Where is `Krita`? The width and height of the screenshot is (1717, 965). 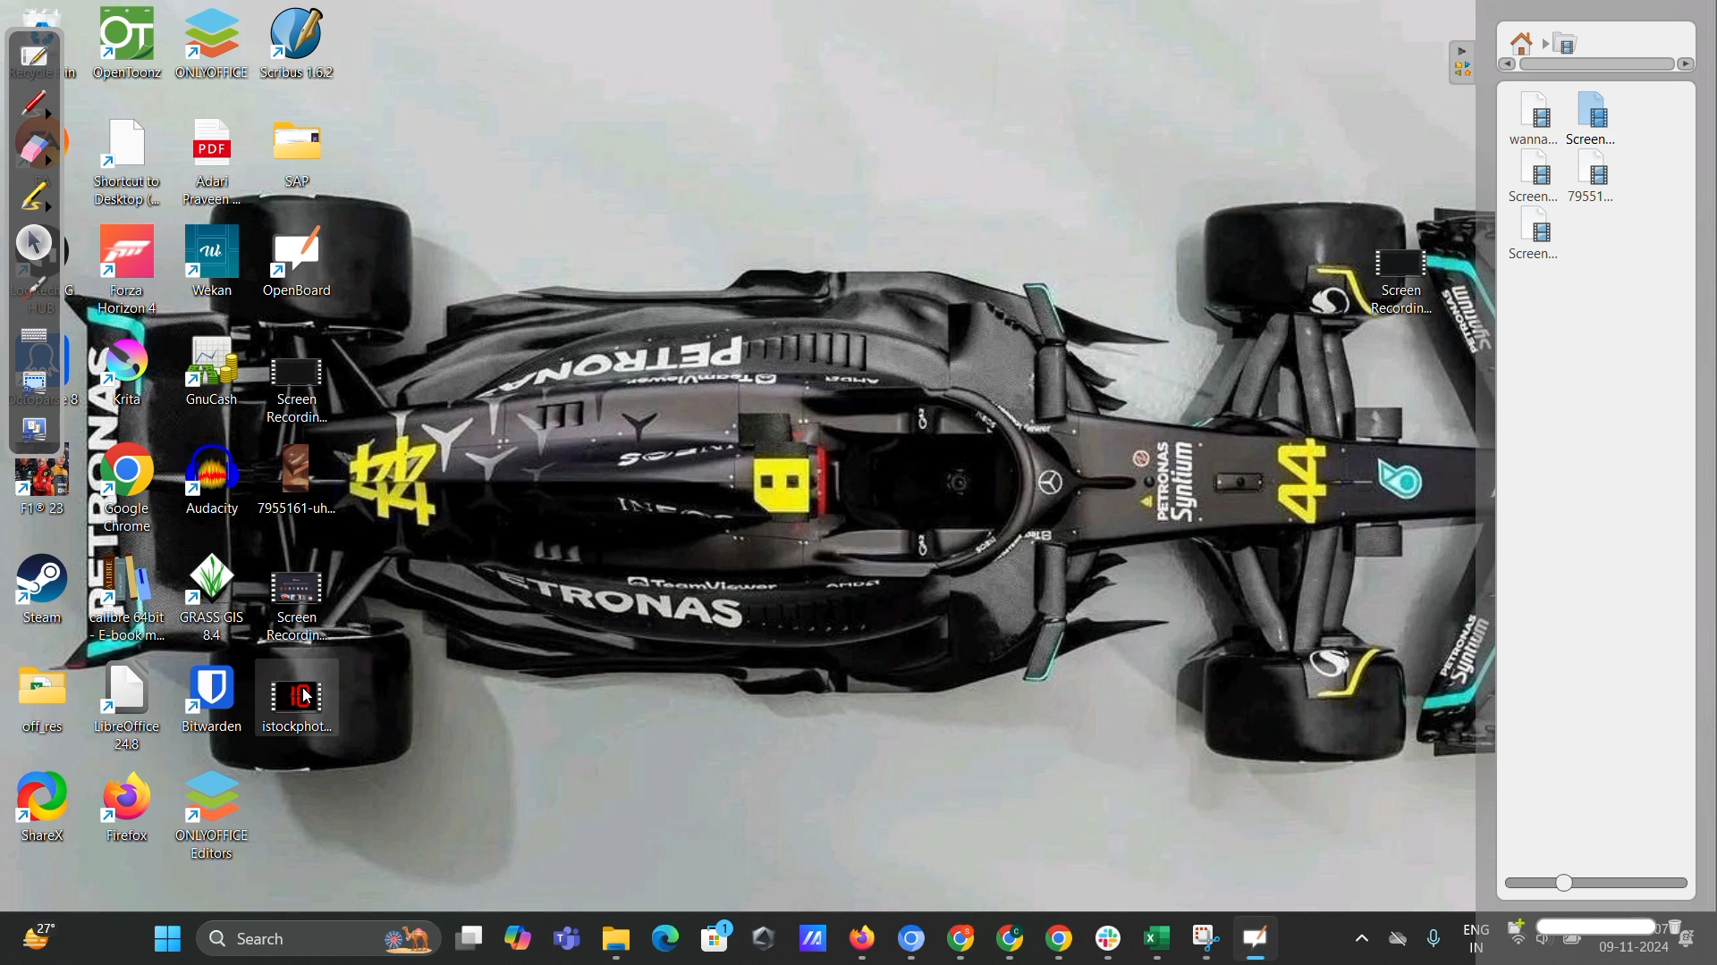 Krita is located at coordinates (131, 369).